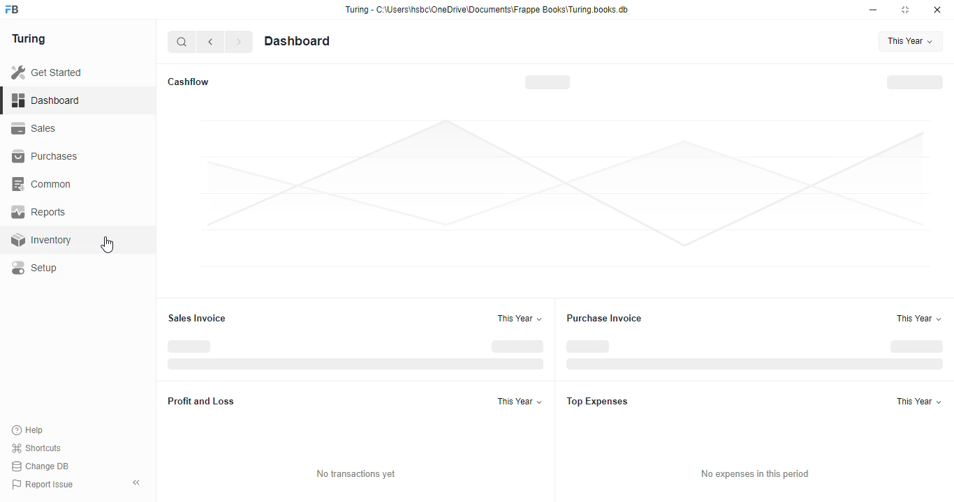 The height and width of the screenshot is (502, 954). Describe the element at coordinates (40, 211) in the screenshot. I see `reports` at that location.